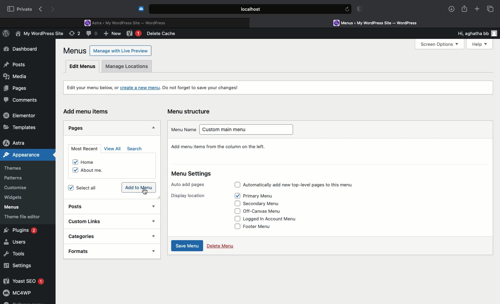 The height and width of the screenshot is (304, 500). What do you see at coordinates (83, 66) in the screenshot?
I see `Edit menus` at bounding box center [83, 66].